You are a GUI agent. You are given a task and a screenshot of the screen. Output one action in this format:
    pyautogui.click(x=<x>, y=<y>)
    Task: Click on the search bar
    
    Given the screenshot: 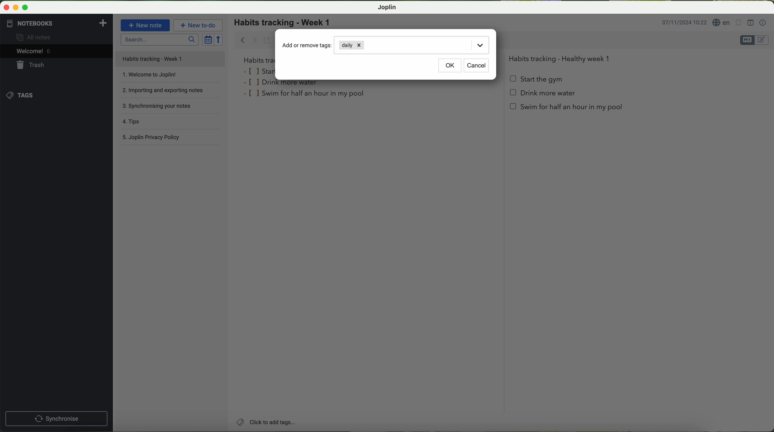 What is the action you would take?
    pyautogui.click(x=159, y=39)
    